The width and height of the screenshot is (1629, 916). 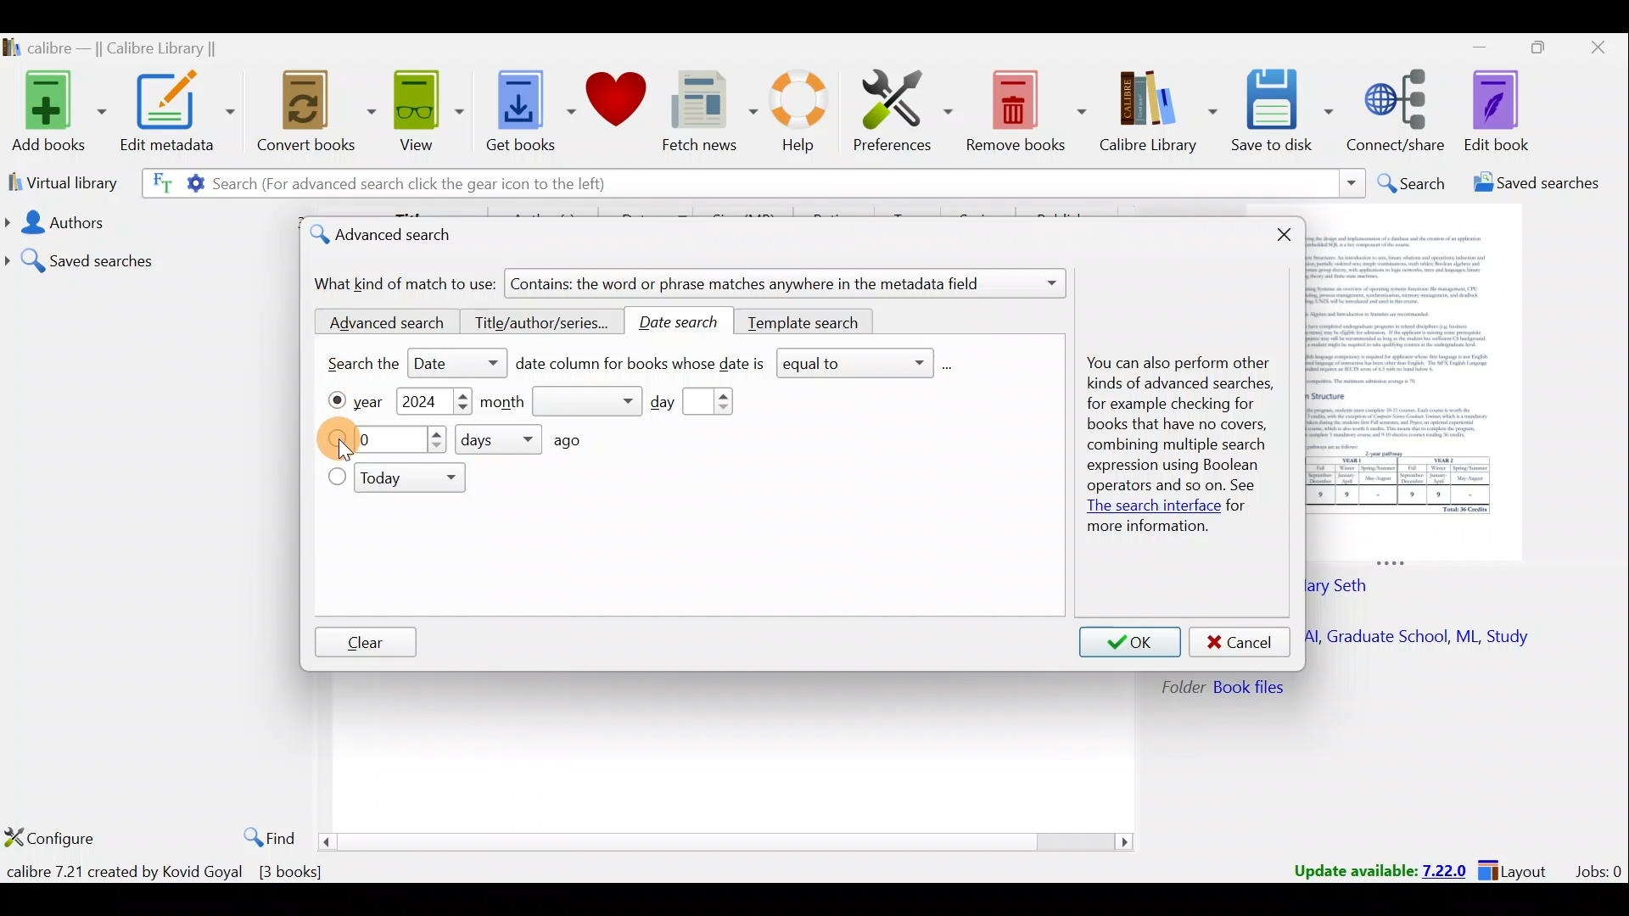 I want to click on Jobs:0, so click(x=1598, y=870).